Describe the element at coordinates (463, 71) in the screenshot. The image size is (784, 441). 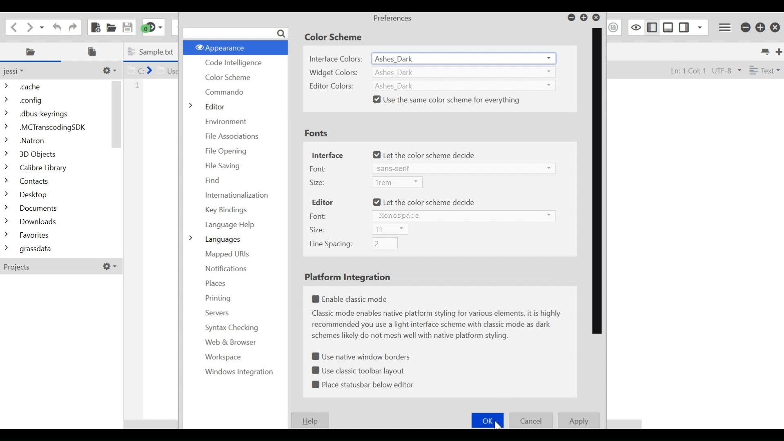
I see `3024` at that location.